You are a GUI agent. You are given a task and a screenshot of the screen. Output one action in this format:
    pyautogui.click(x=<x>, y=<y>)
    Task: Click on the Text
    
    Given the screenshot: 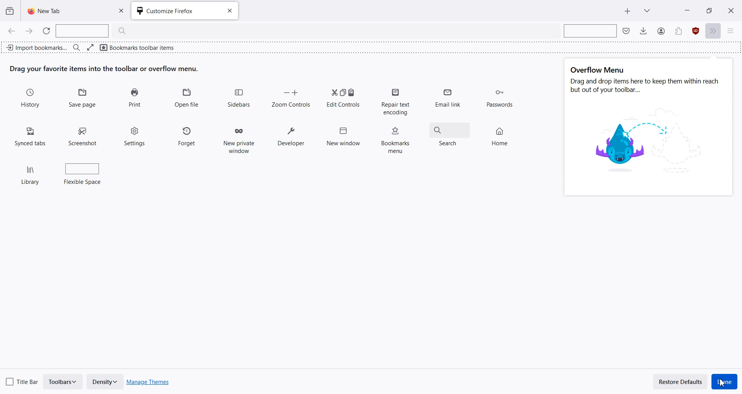 What is the action you would take?
    pyautogui.click(x=104, y=69)
    